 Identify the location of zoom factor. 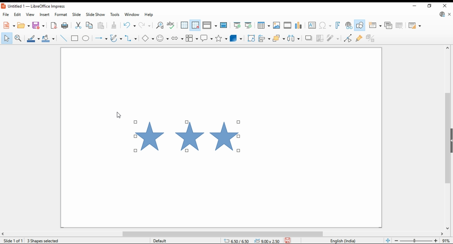
(446, 240).